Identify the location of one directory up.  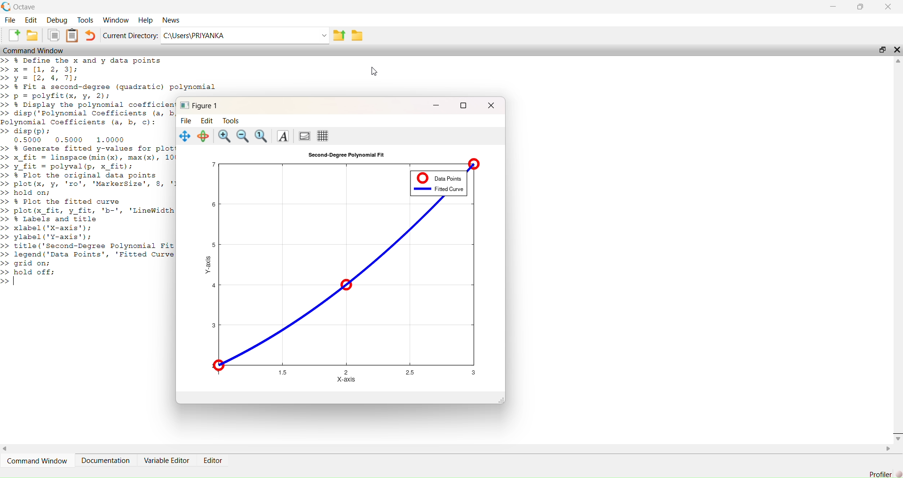
(341, 34).